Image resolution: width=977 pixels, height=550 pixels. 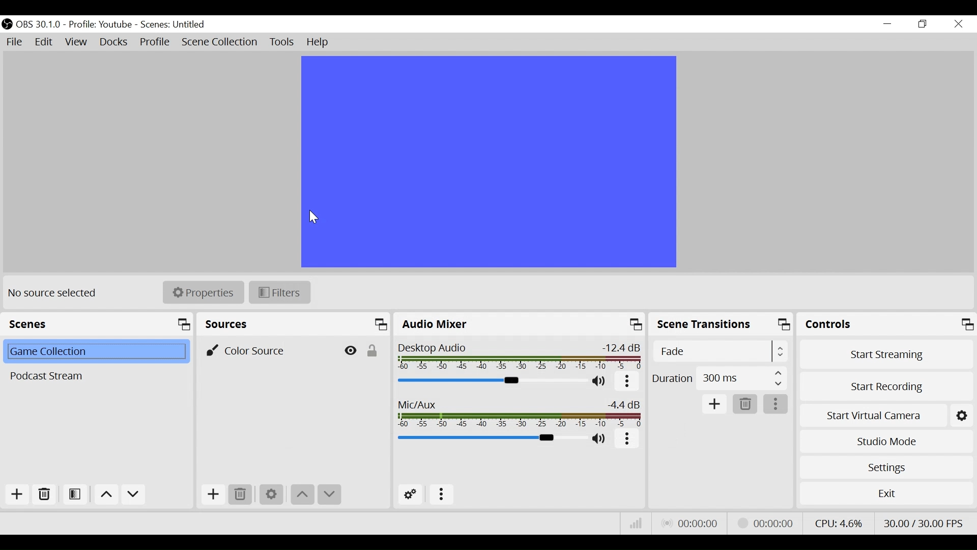 I want to click on Color Source, so click(x=265, y=349).